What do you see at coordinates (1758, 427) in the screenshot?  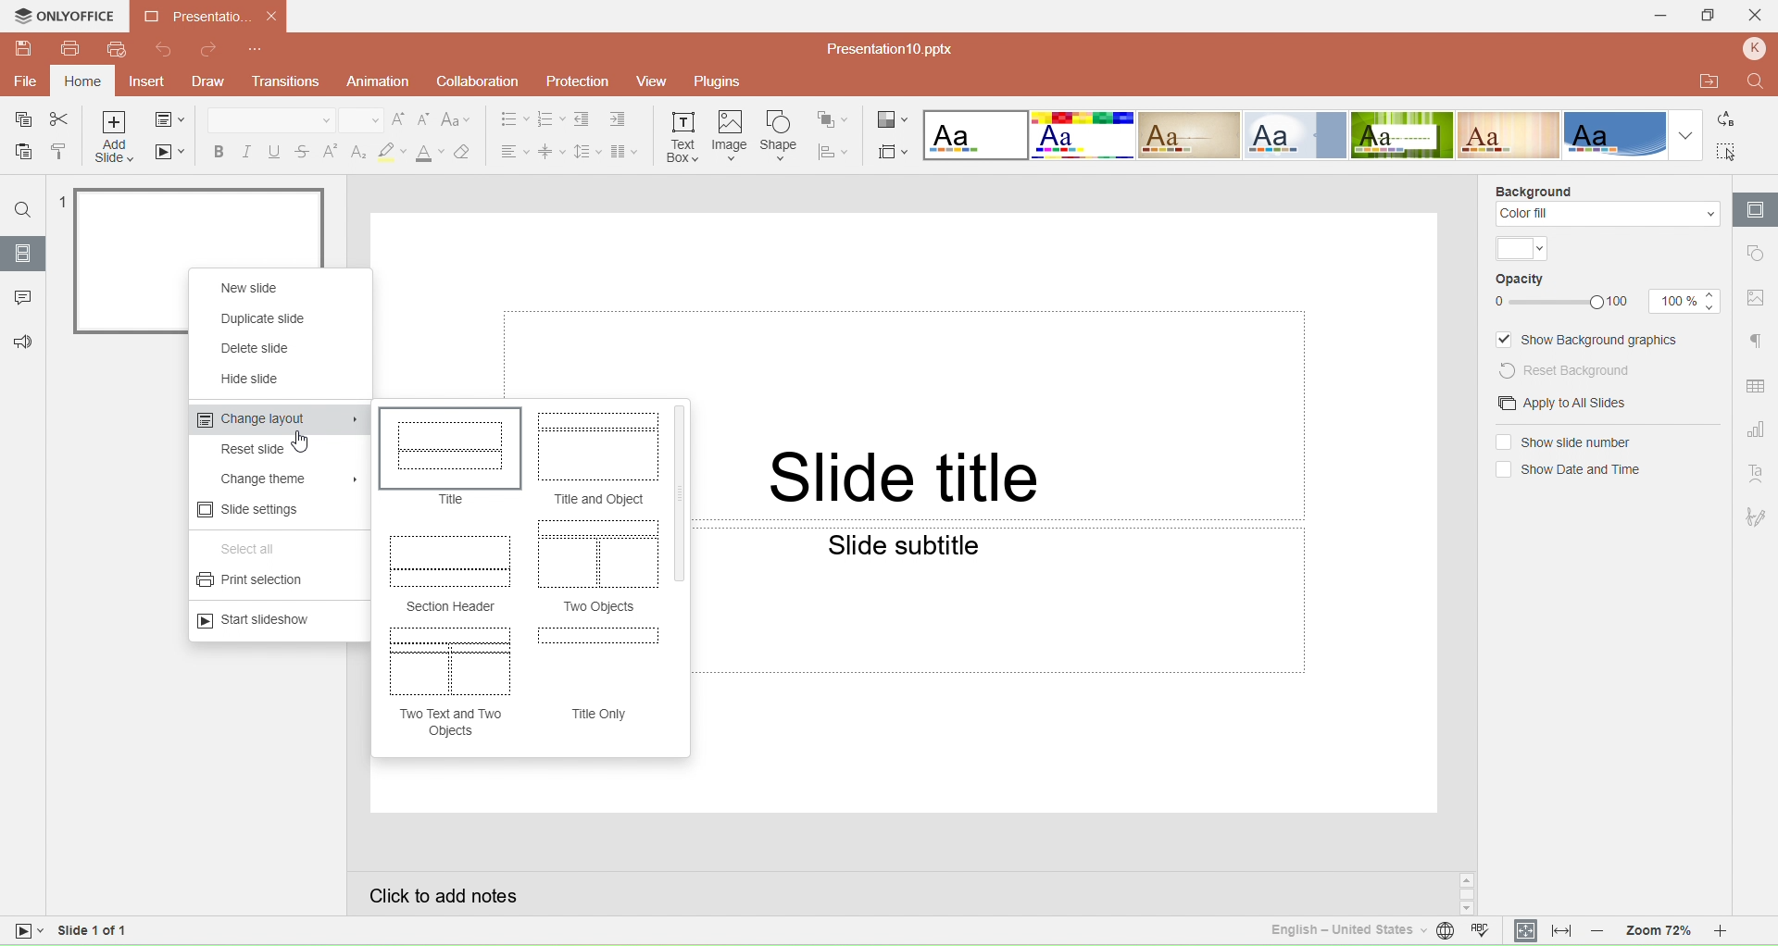 I see `Chart setting` at bounding box center [1758, 427].